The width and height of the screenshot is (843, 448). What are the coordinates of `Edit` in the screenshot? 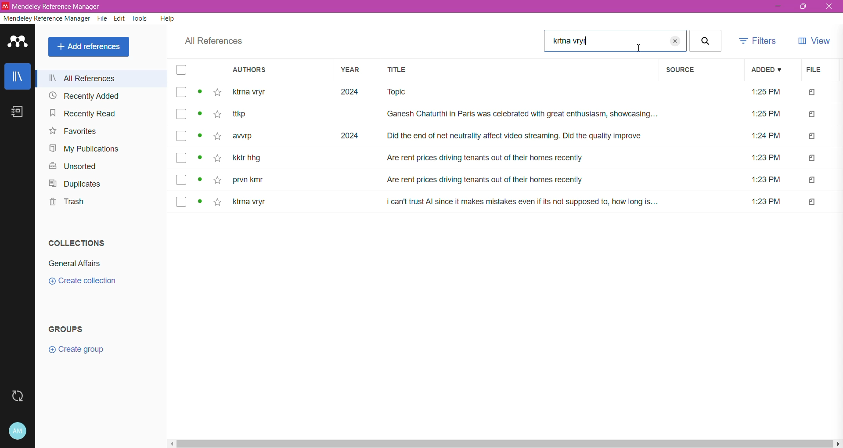 It's located at (120, 19).